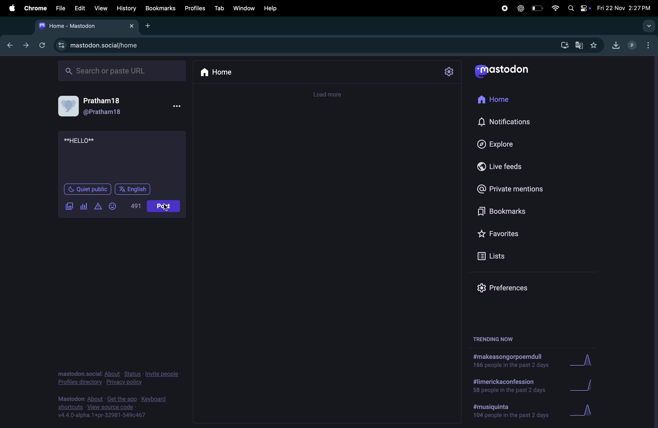 The image size is (658, 428). Describe the element at coordinates (179, 107) in the screenshot. I see `more ` at that location.